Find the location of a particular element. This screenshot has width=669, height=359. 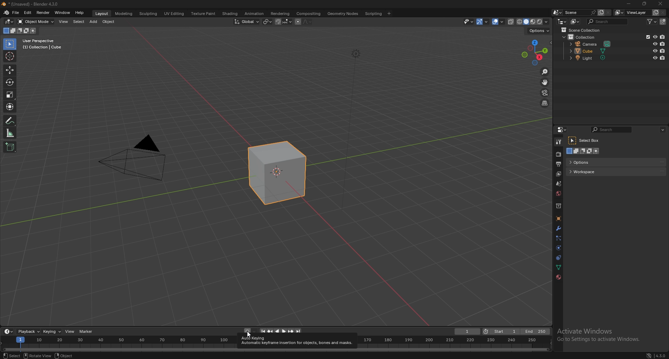

editor type is located at coordinates (9, 331).